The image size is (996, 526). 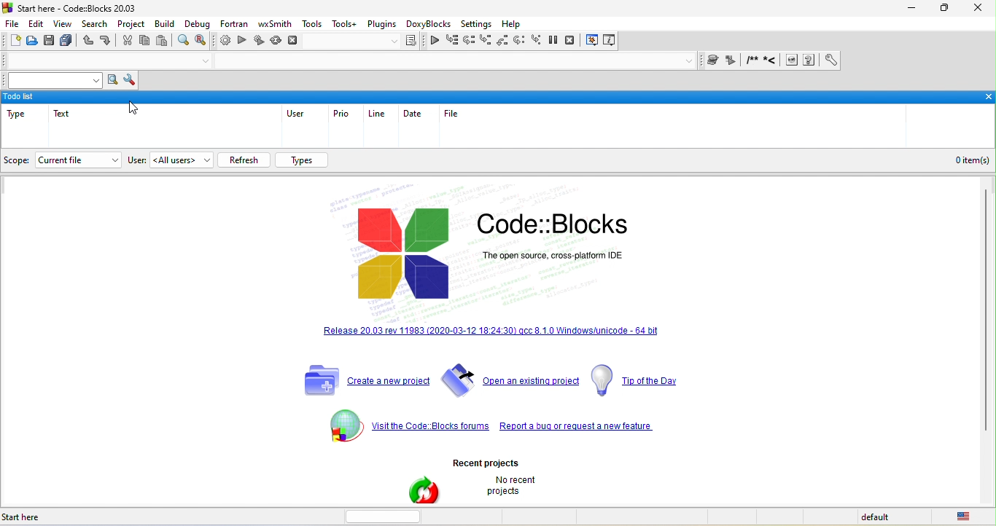 I want to click on next instruction, so click(x=522, y=42).